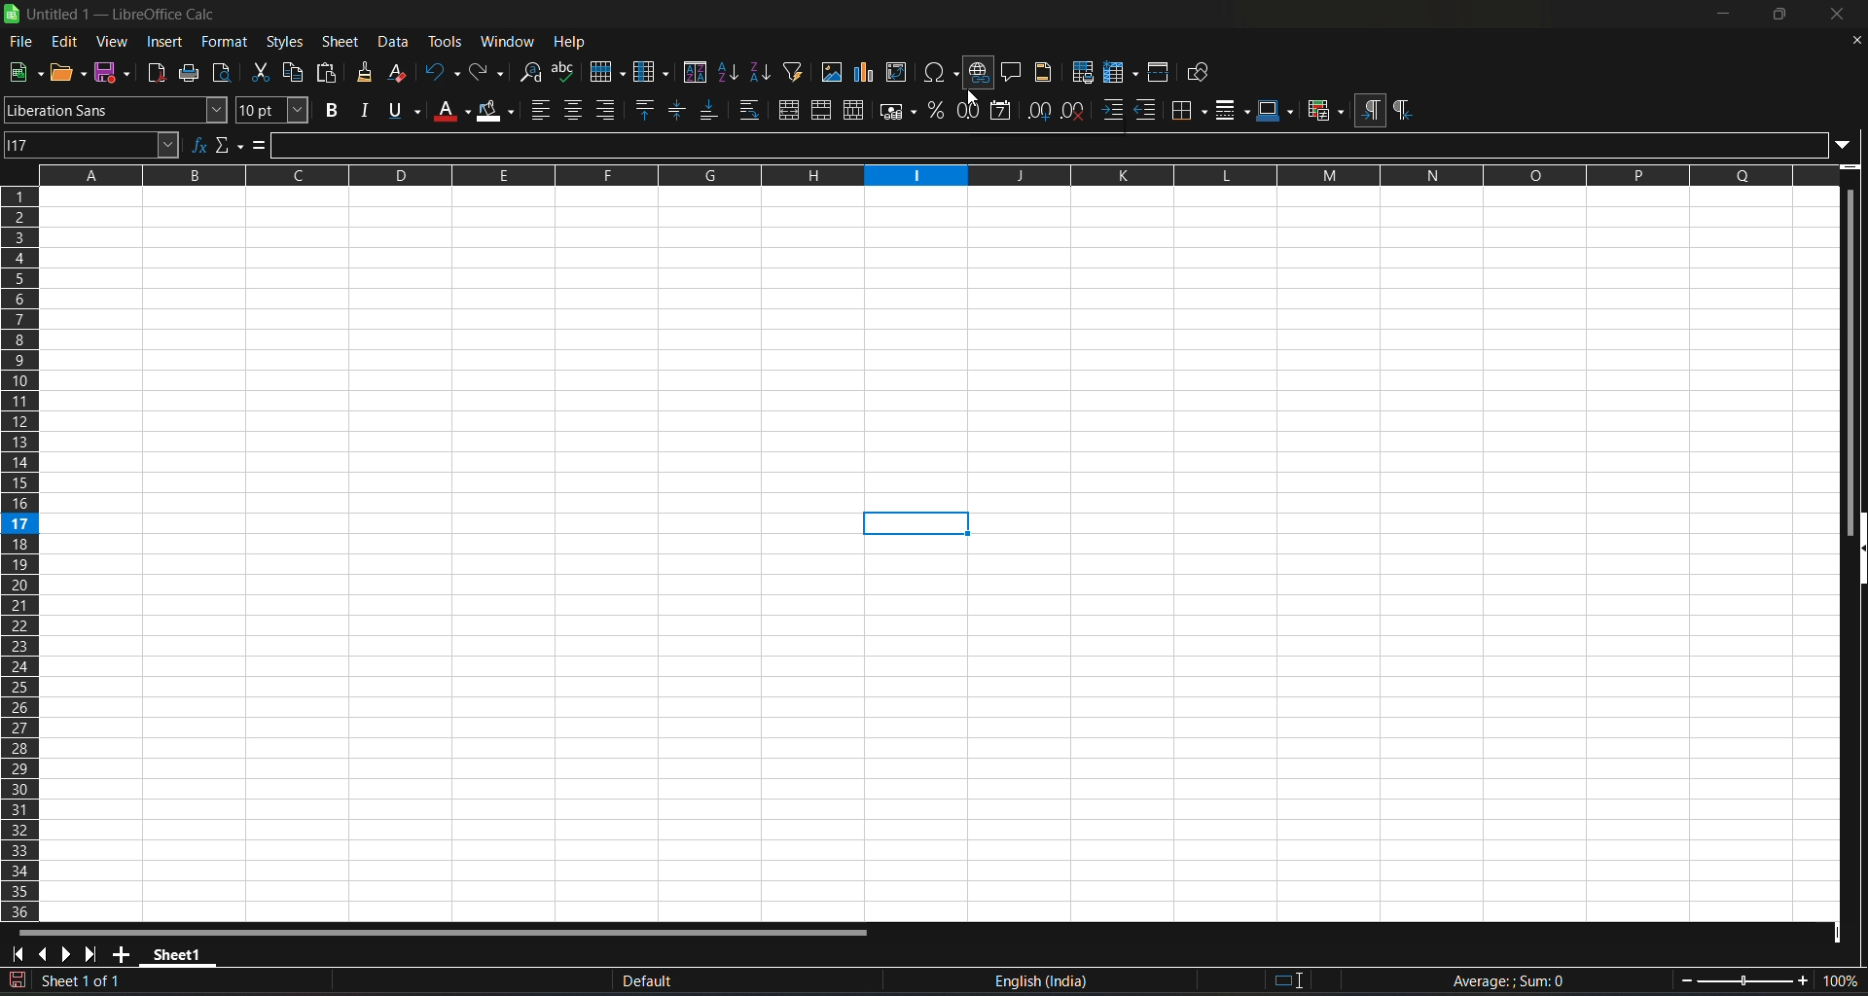 Image resolution: width=1868 pixels, height=996 pixels. What do you see at coordinates (762, 71) in the screenshot?
I see `sort descending` at bounding box center [762, 71].